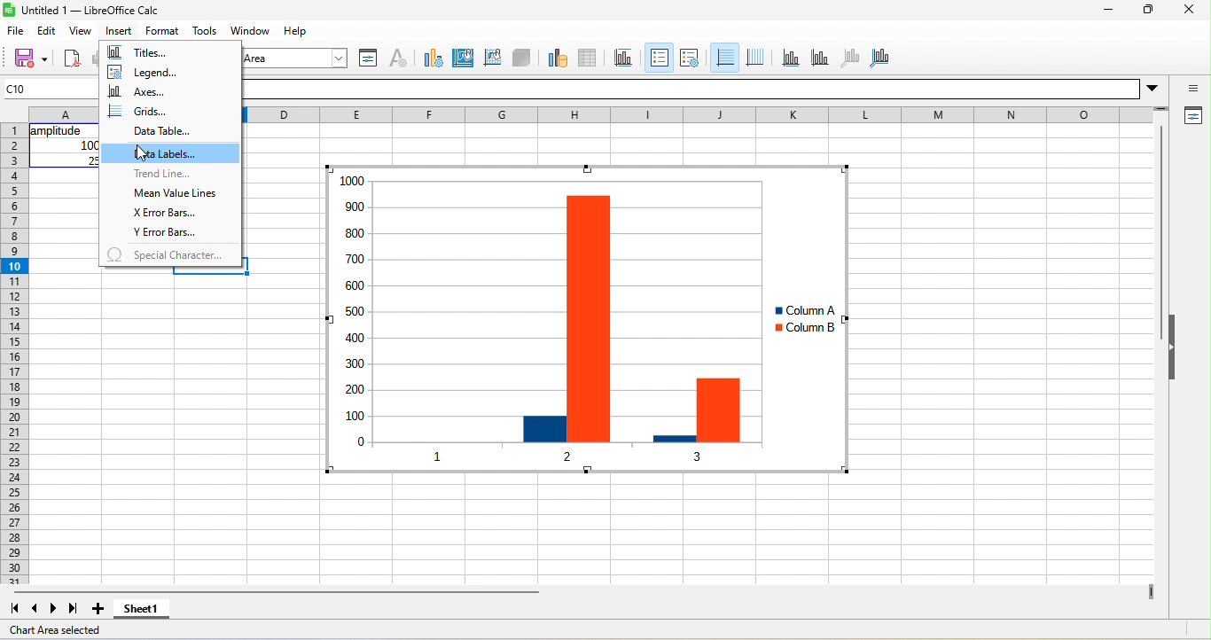  Describe the element at coordinates (149, 610) in the screenshot. I see `sheet1` at that location.